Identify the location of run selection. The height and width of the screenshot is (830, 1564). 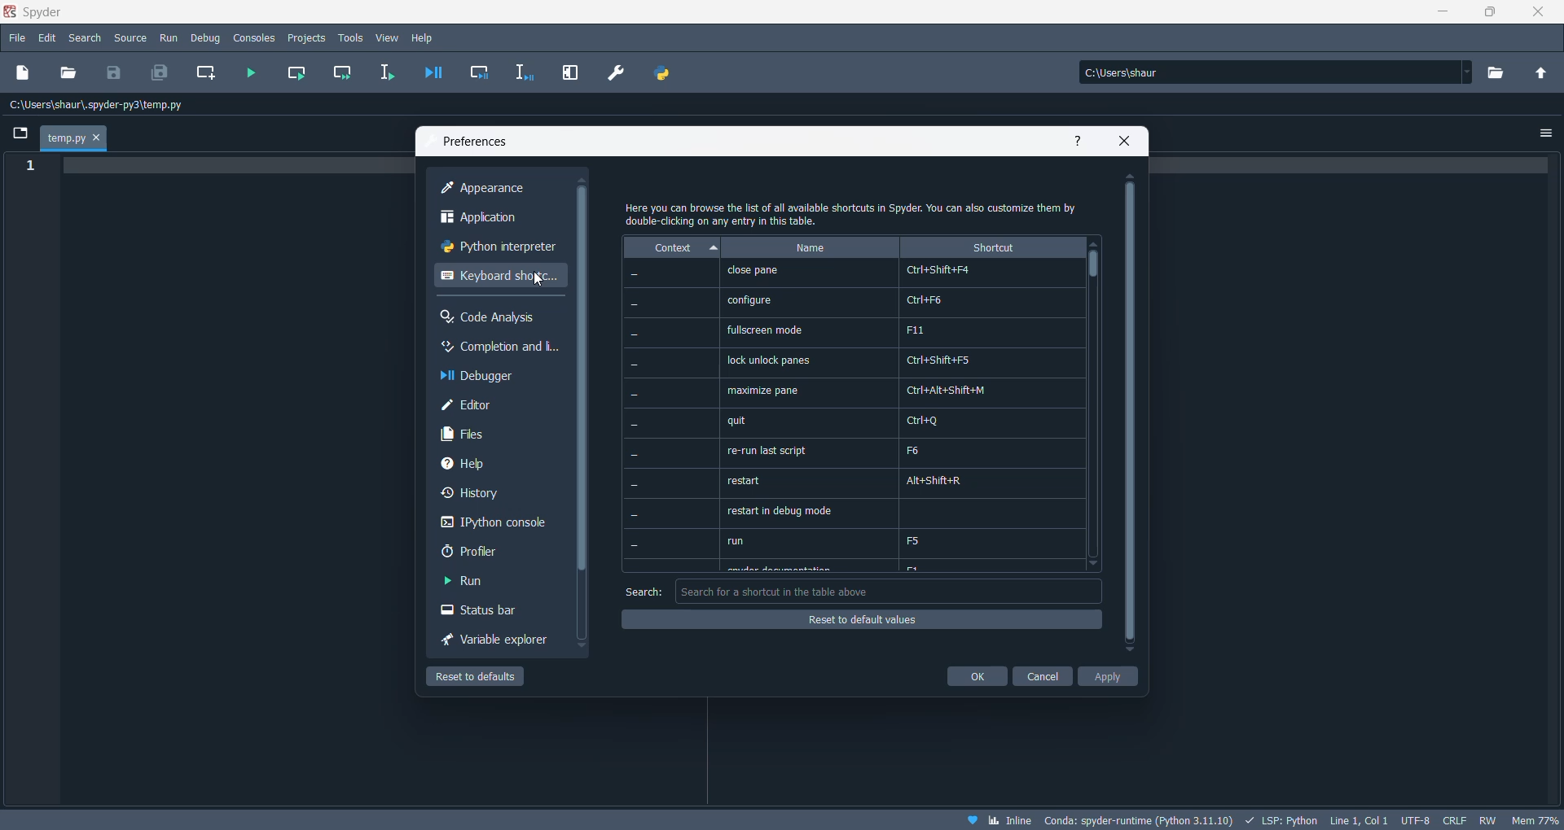
(382, 74).